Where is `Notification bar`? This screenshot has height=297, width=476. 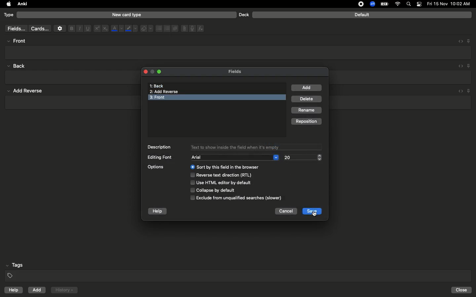
Notification bar is located at coordinates (419, 4).